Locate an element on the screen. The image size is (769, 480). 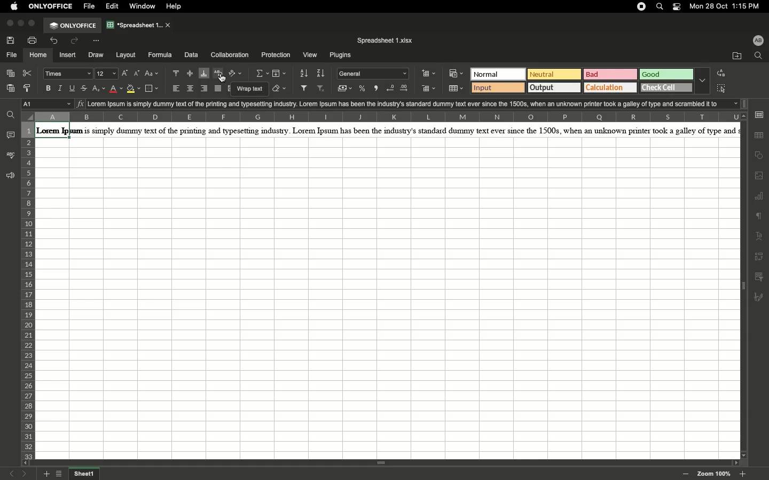
Subscript/superscript is located at coordinates (99, 89).